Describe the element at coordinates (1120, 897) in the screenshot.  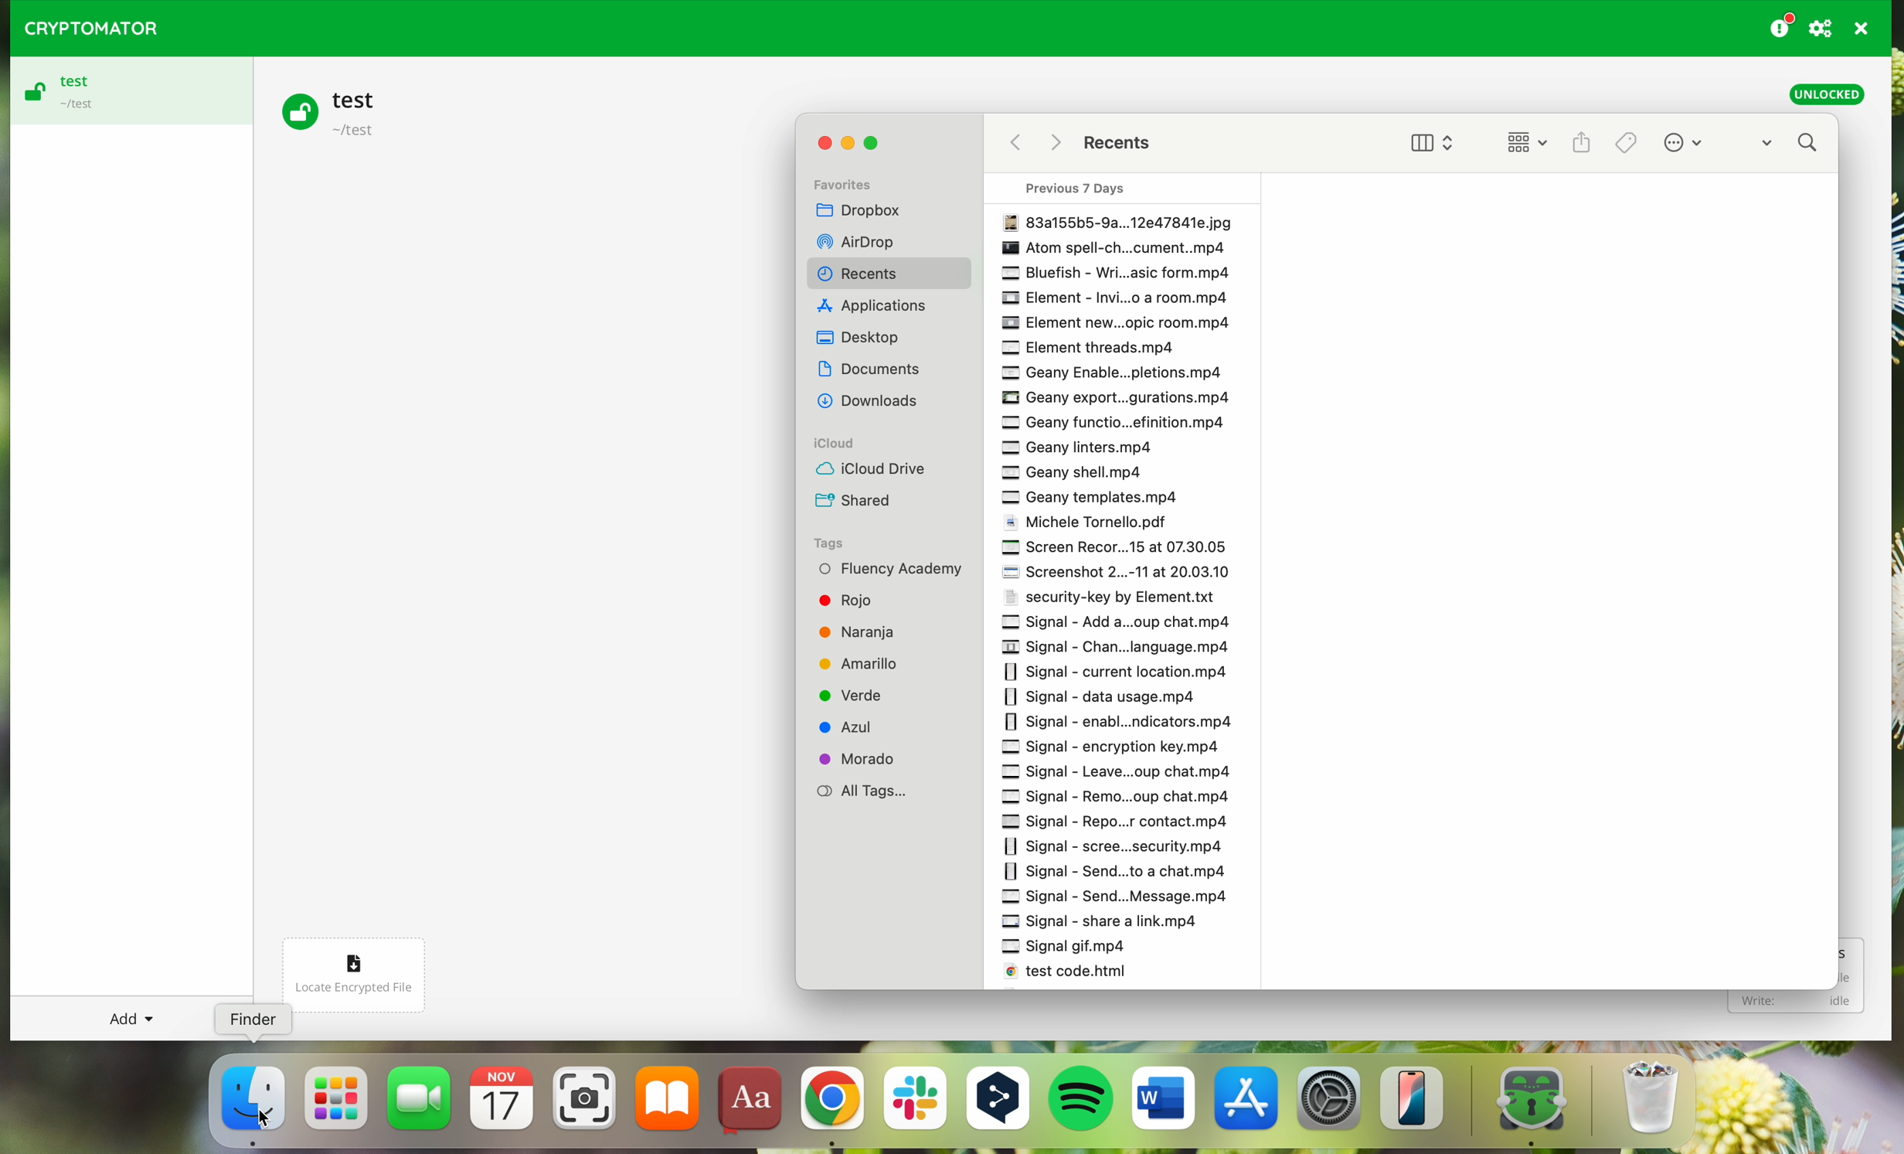
I see `Signal send message` at that location.